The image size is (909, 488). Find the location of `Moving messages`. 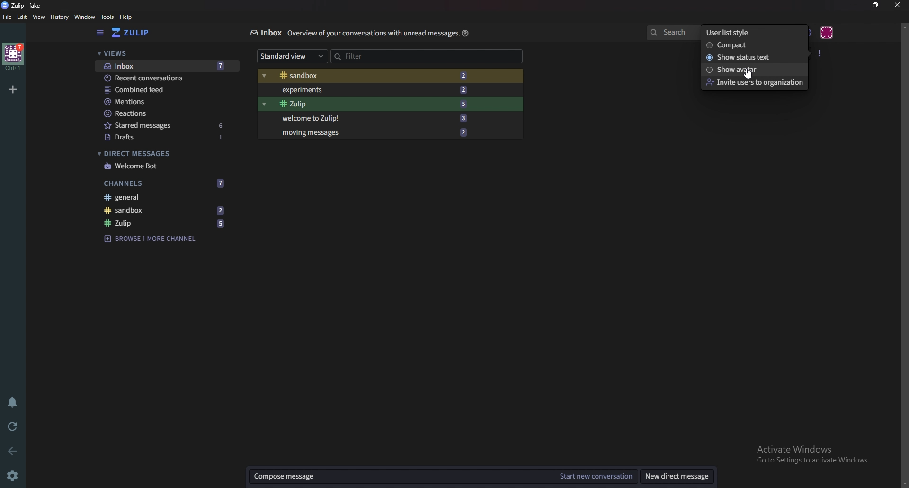

Moving messages is located at coordinates (374, 132).